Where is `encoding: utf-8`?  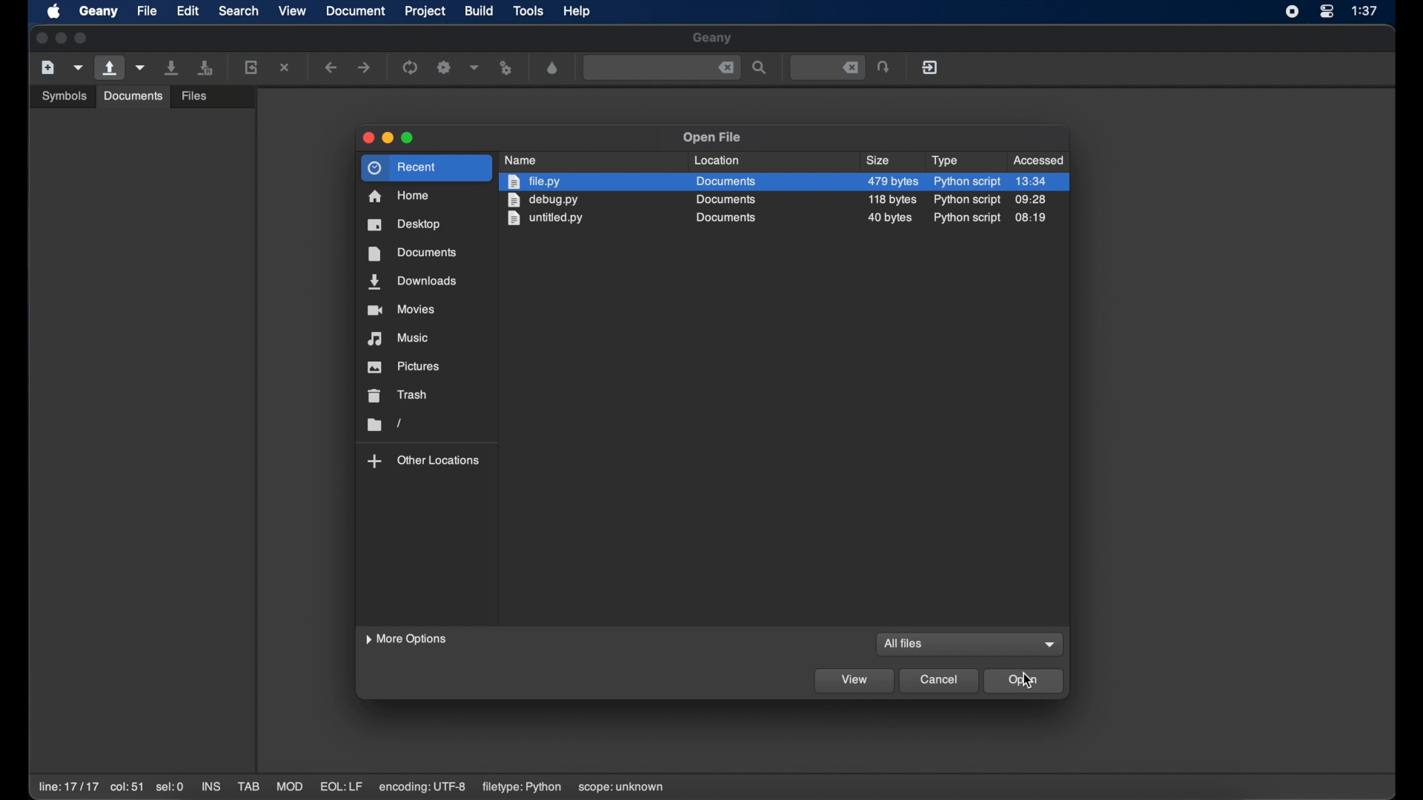
encoding: utf-8 is located at coordinates (422, 787).